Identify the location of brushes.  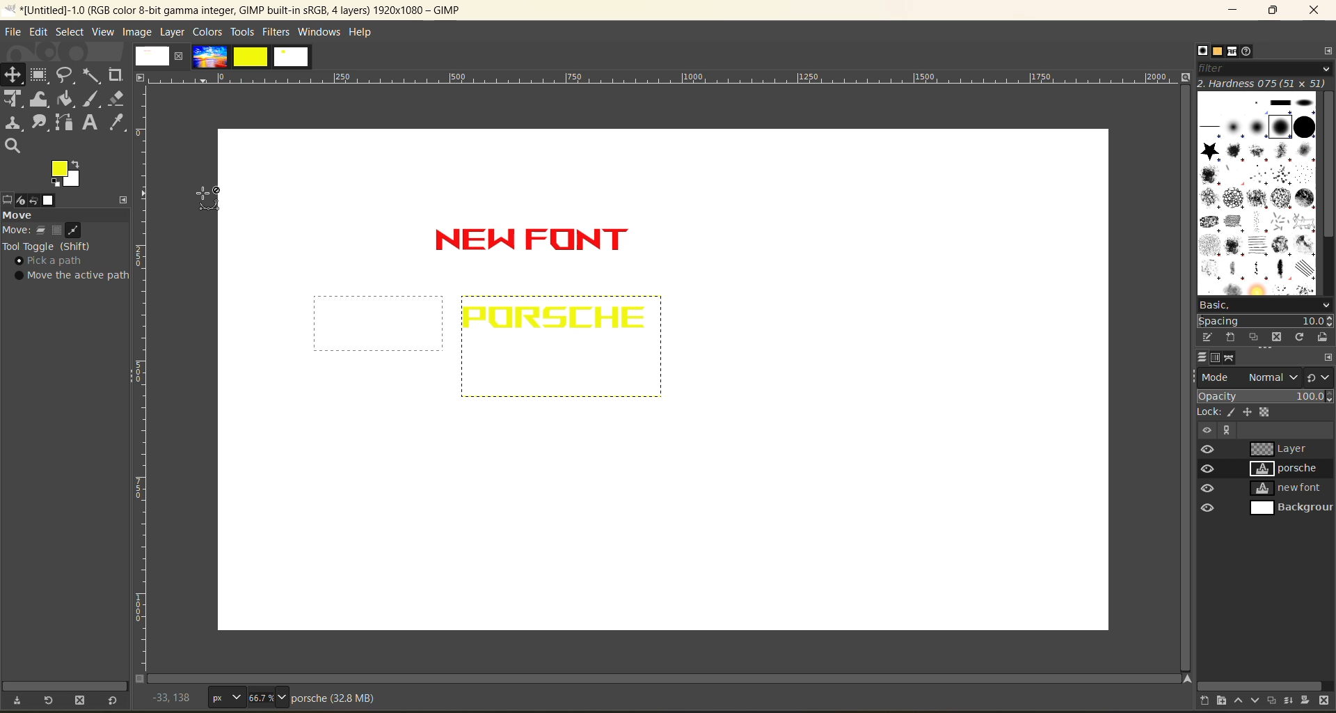
(1256, 194).